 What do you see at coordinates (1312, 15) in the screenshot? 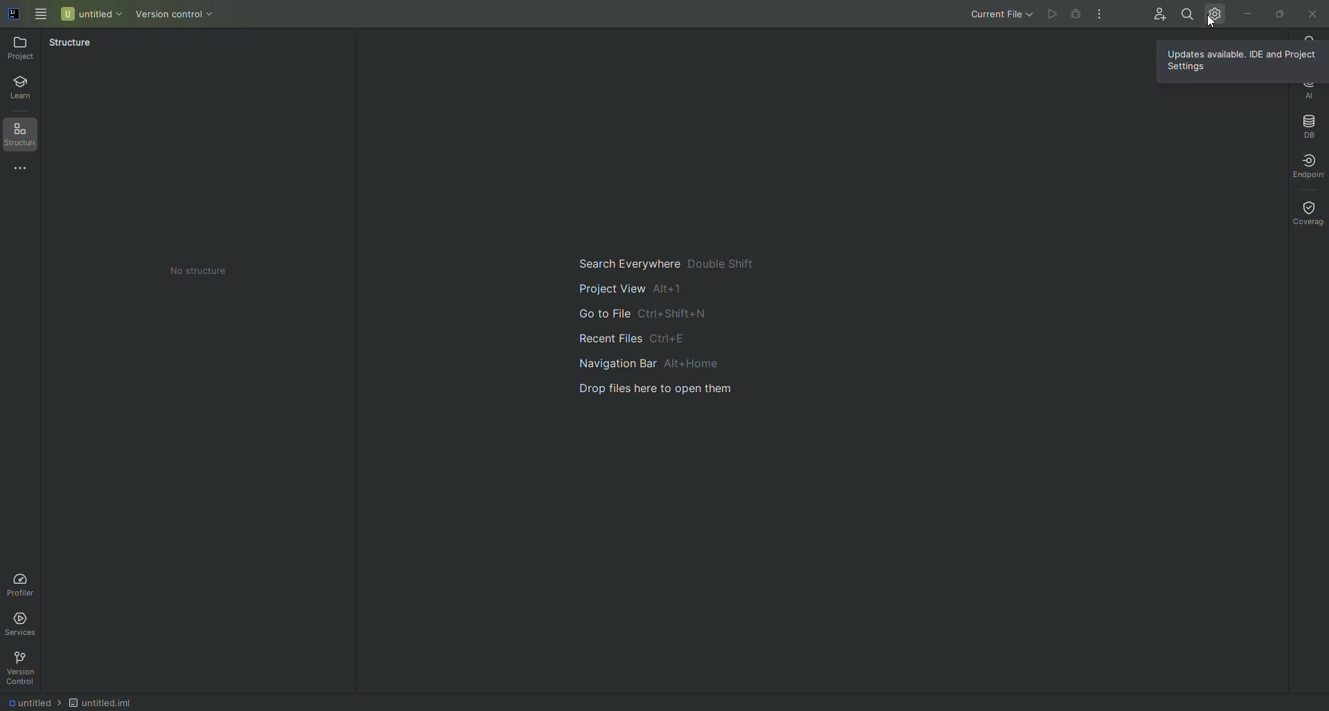
I see `Close` at bounding box center [1312, 15].